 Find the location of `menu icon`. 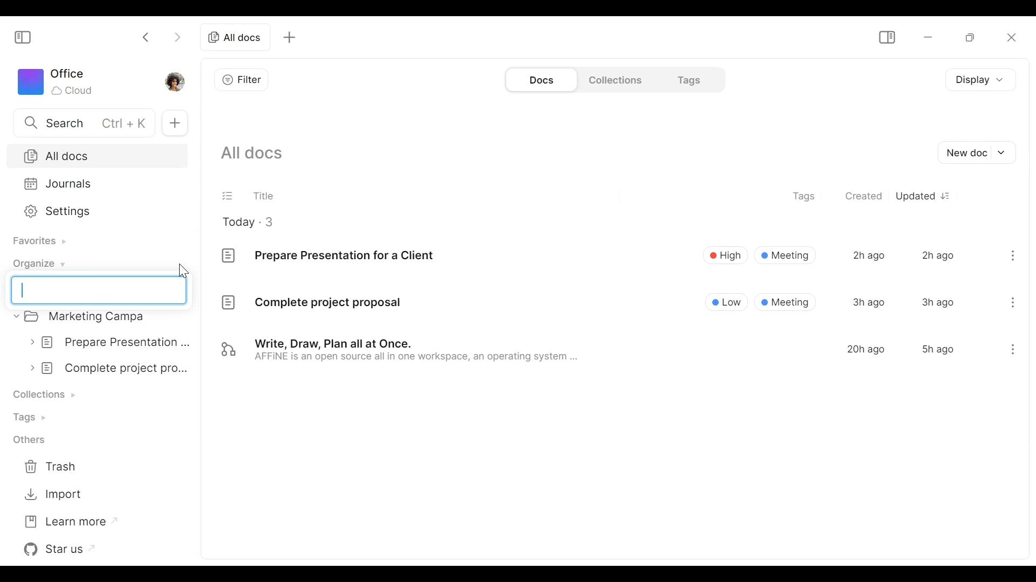

menu icon is located at coordinates (1011, 351).